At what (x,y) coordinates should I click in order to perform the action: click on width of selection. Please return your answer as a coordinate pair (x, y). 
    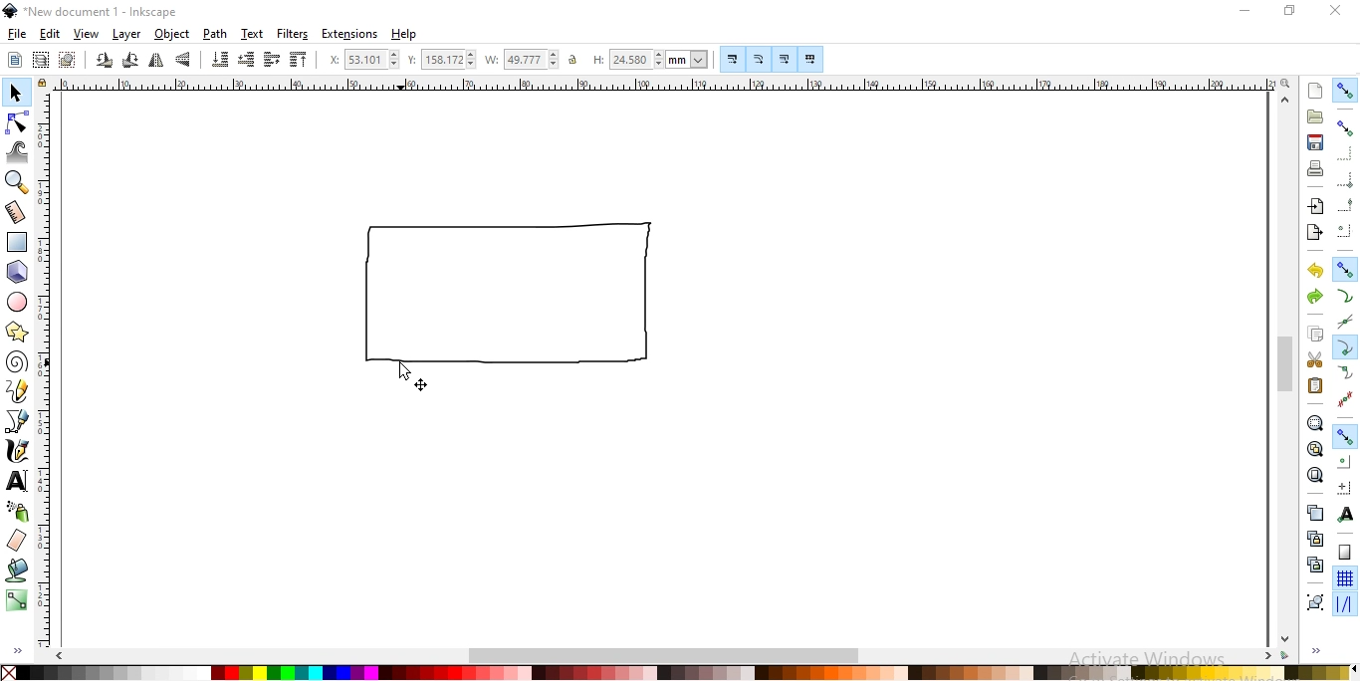
    Looking at the image, I should click on (524, 59).